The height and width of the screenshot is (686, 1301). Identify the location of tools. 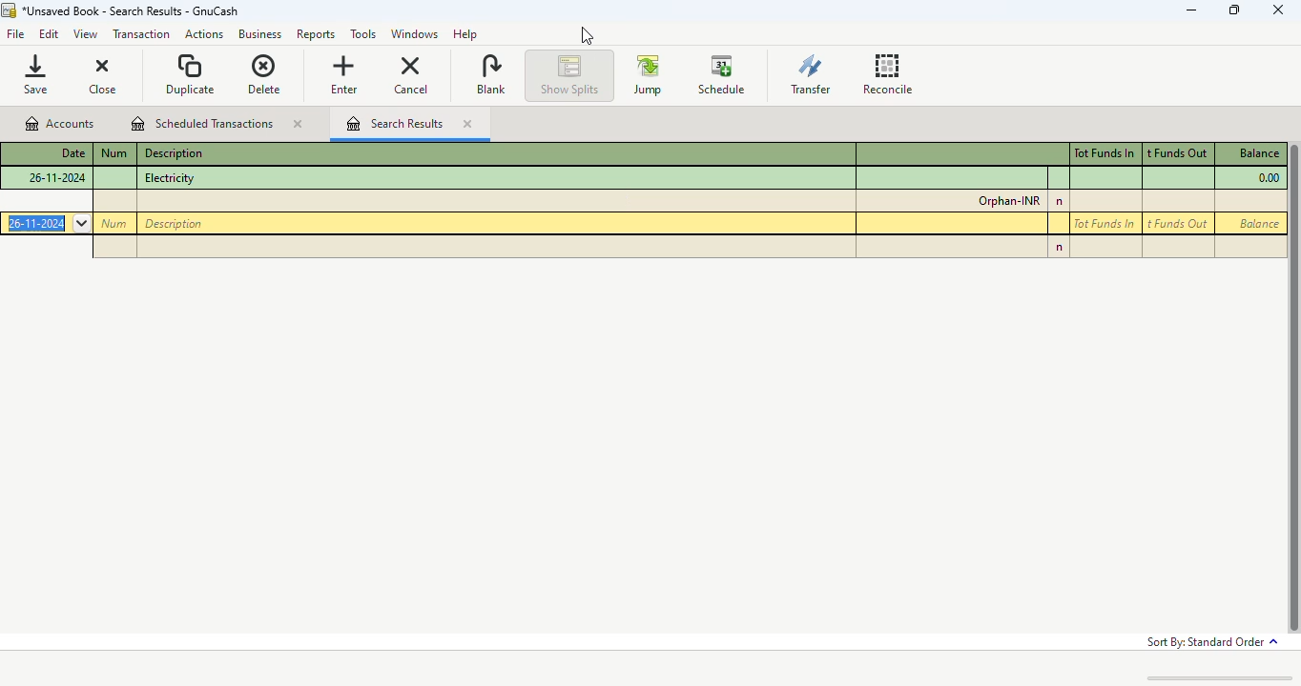
(360, 34).